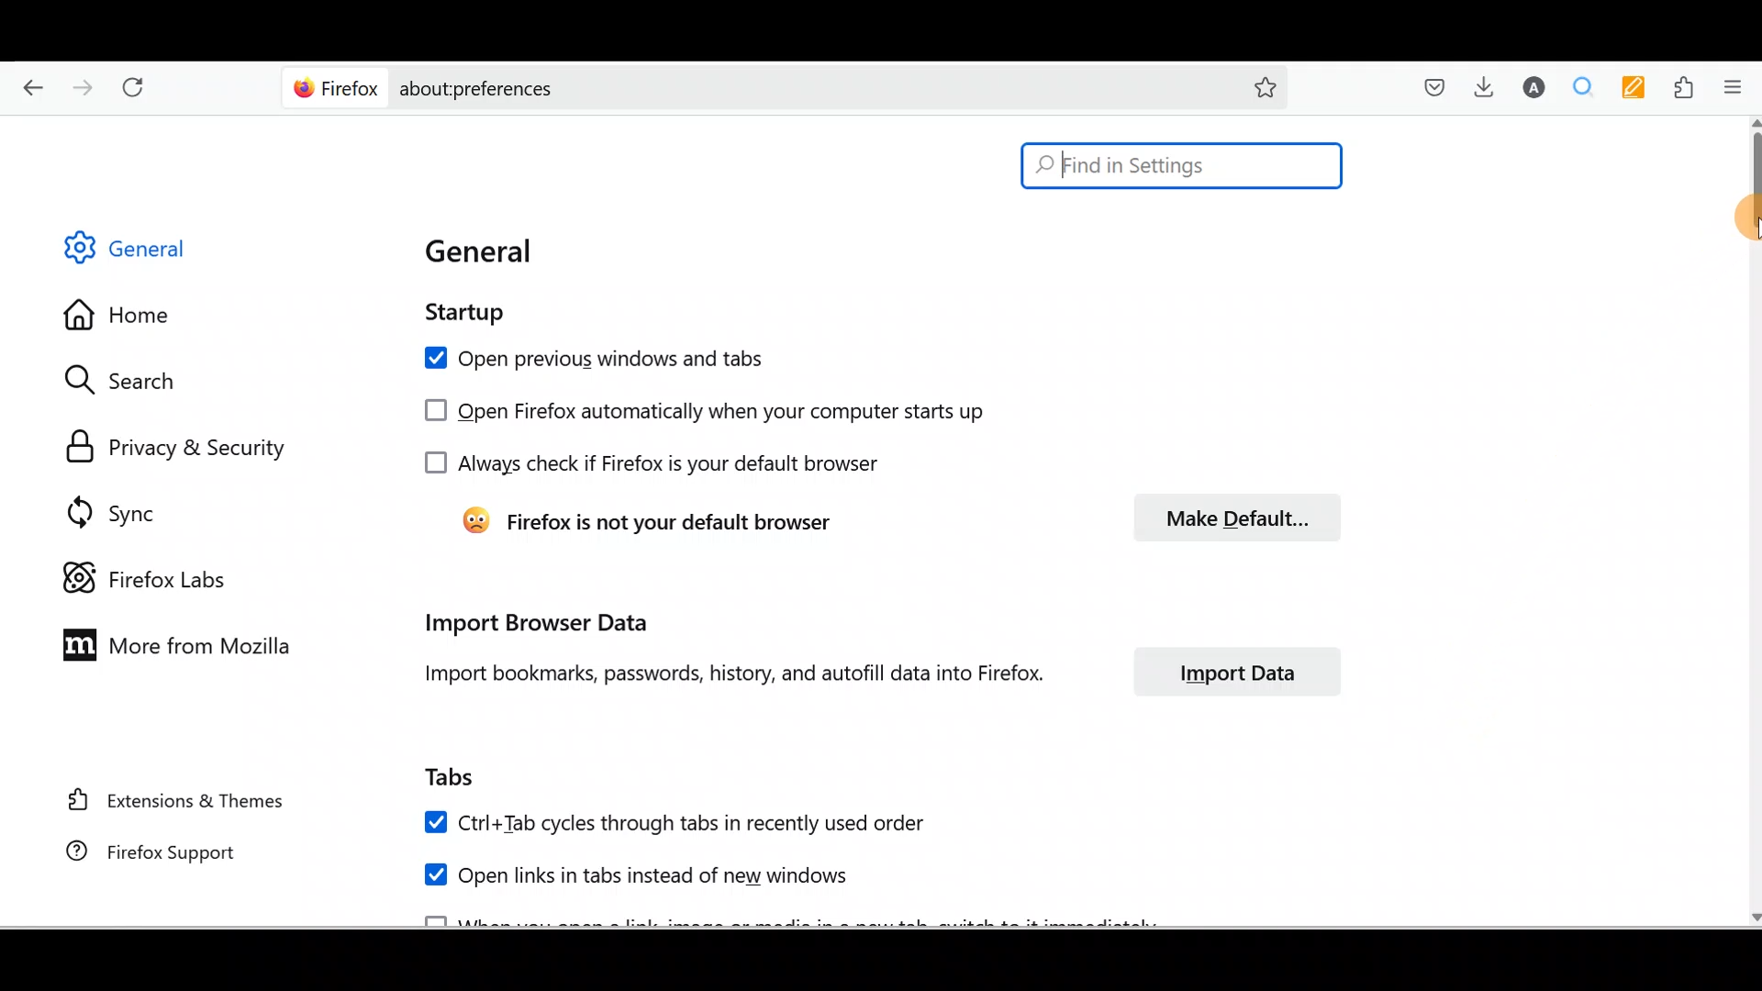  I want to click on More from Mozilla, so click(172, 643).